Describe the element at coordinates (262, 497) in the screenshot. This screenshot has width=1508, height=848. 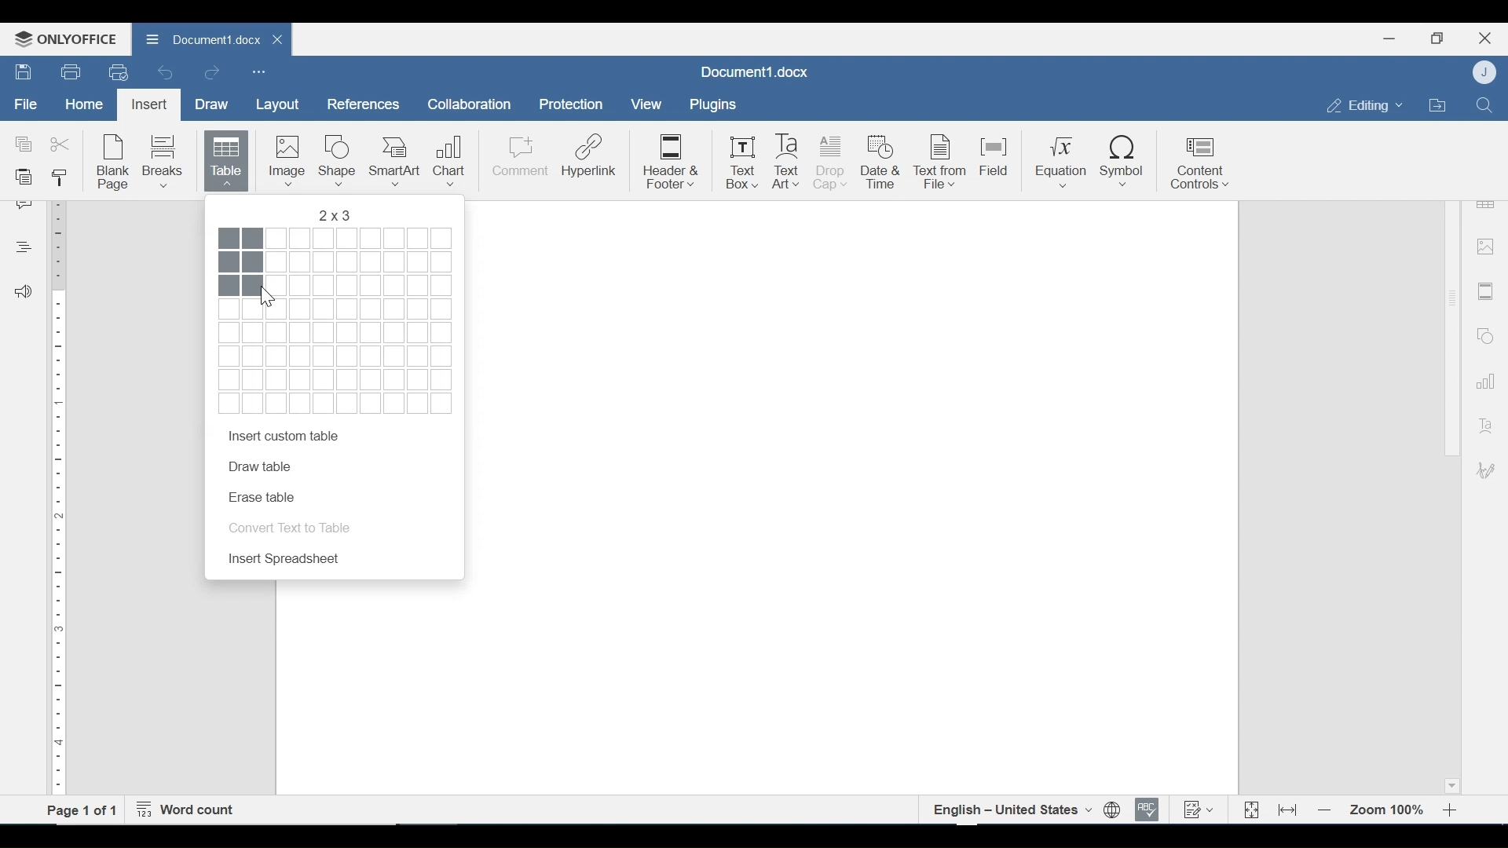
I see `Erase Table` at that location.